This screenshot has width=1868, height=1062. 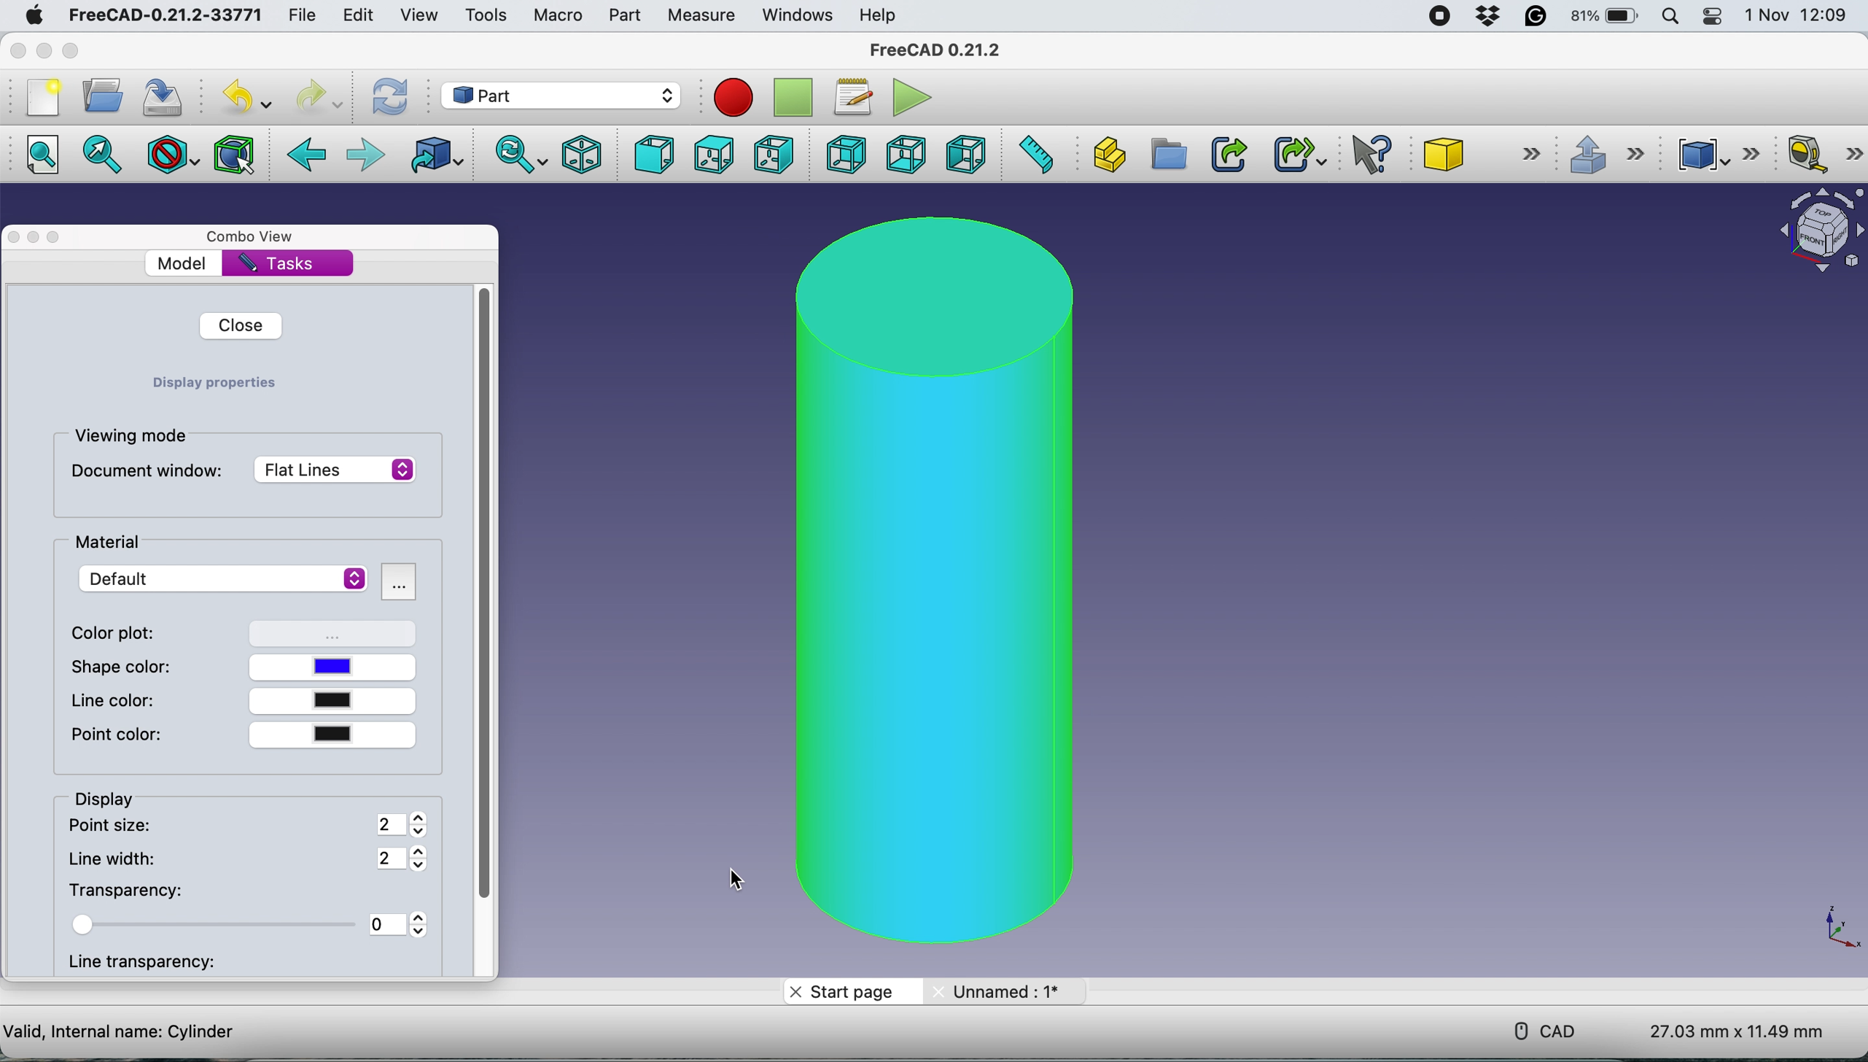 I want to click on object interface, so click(x=1820, y=230).